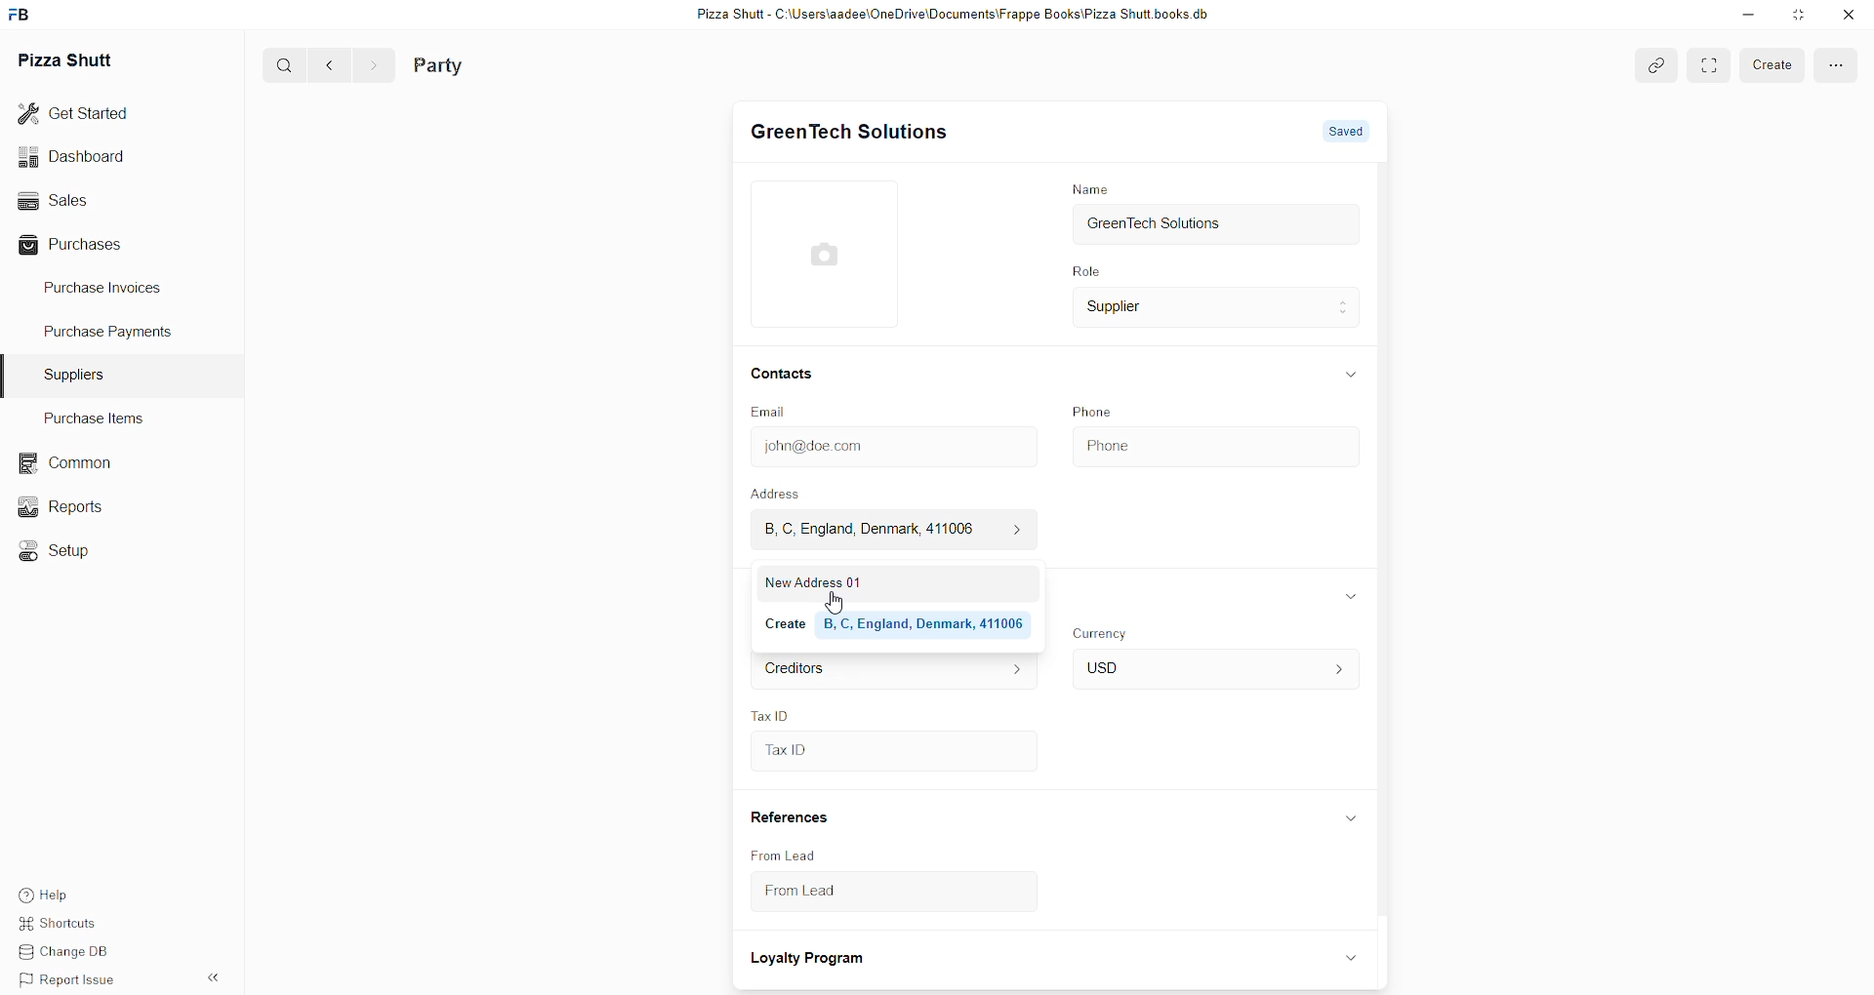 This screenshot has width=1874, height=995. I want to click on ‘Common, so click(63, 460).